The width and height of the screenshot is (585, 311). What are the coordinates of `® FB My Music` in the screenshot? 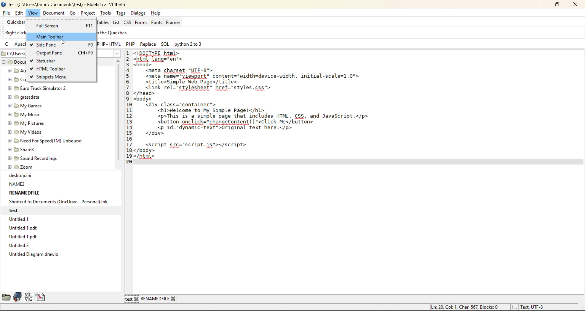 It's located at (24, 115).